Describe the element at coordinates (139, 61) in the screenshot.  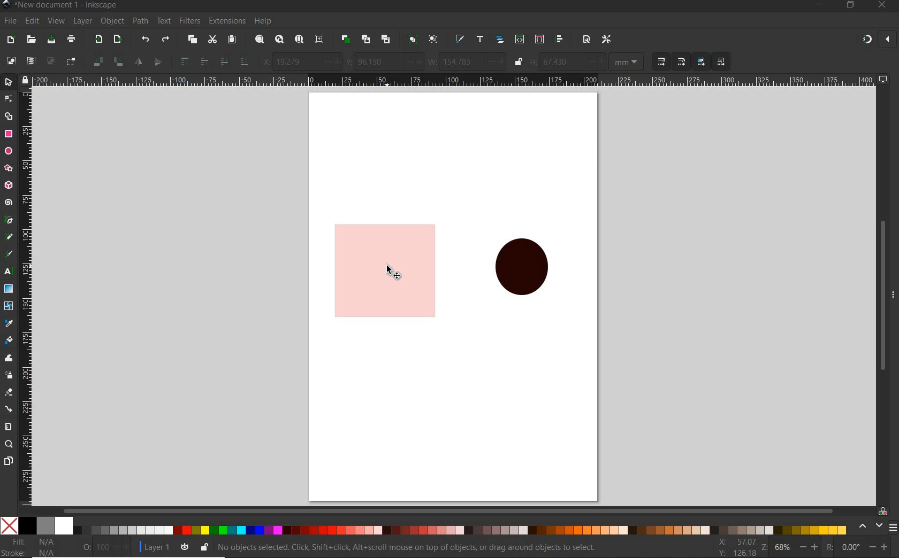
I see `object flip horizontal` at that location.